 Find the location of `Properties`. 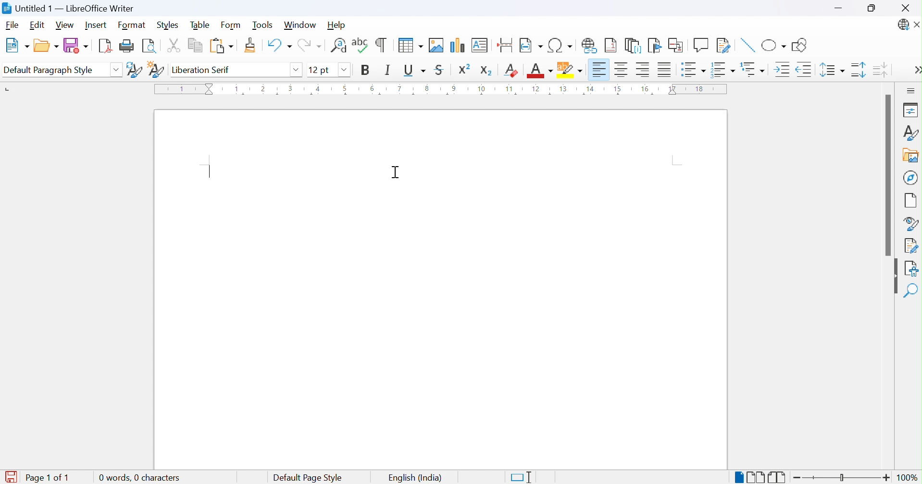

Properties is located at coordinates (911, 111).